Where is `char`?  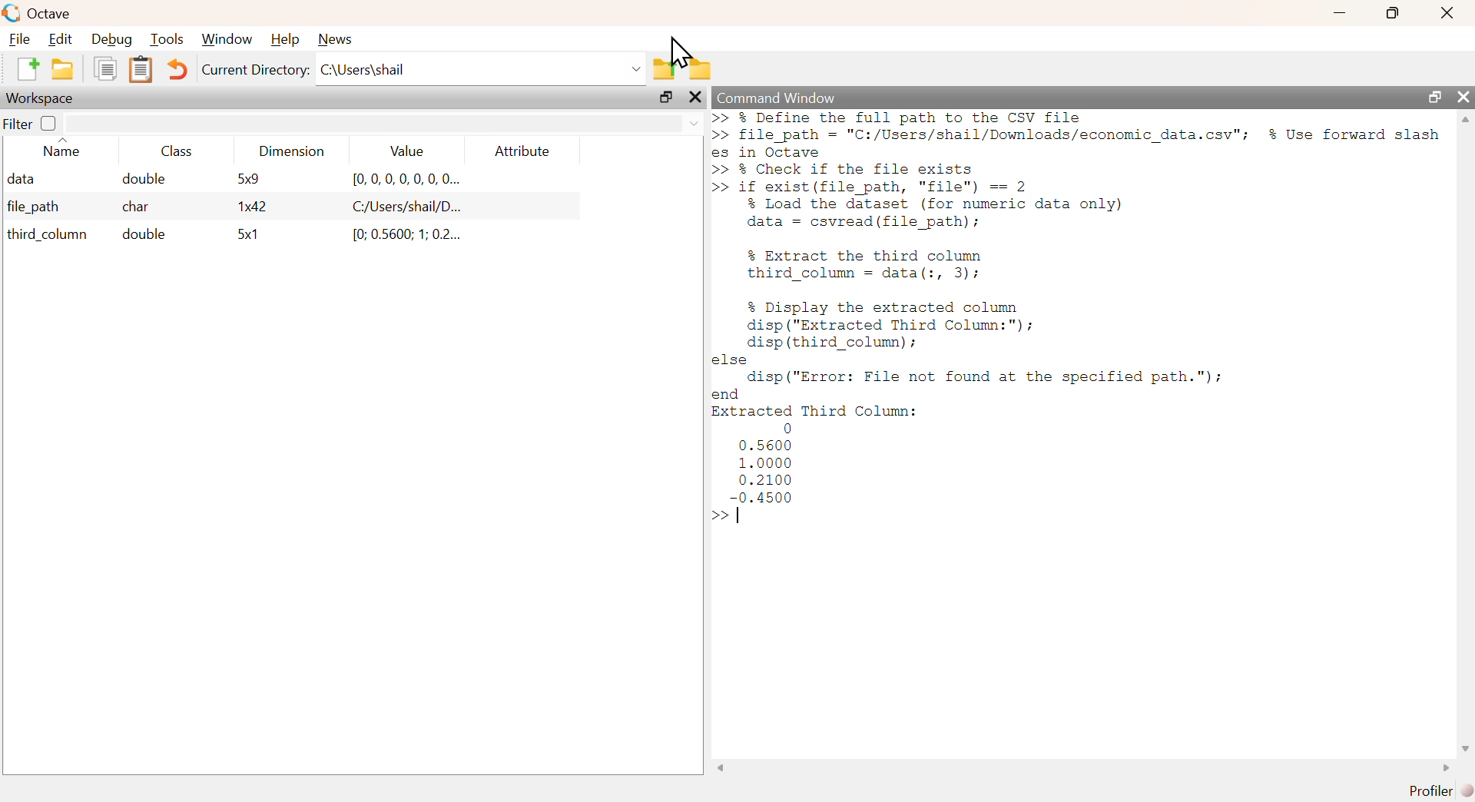
char is located at coordinates (139, 208).